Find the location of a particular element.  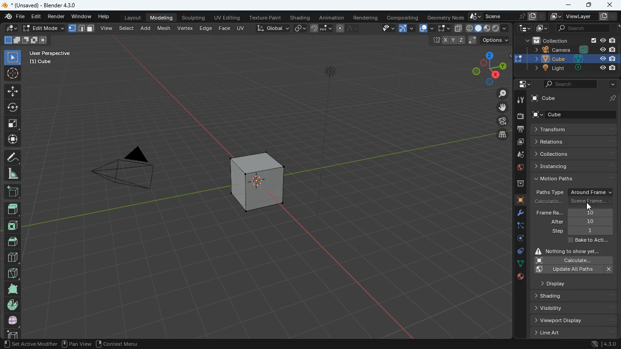

close is located at coordinates (611, 6).